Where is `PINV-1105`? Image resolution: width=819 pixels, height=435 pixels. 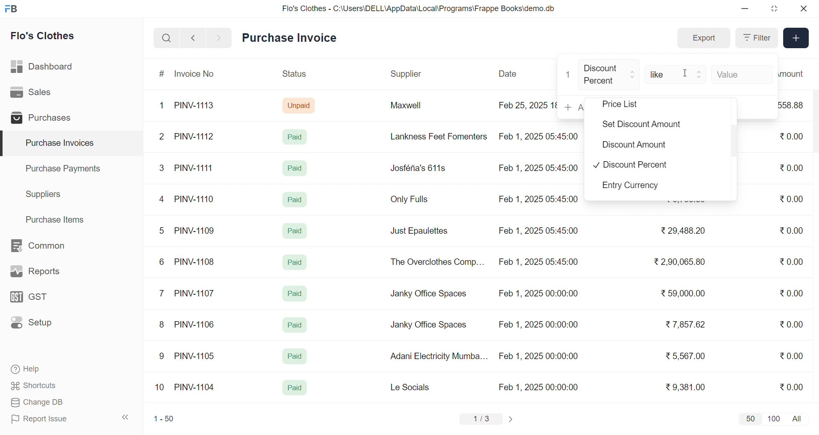 PINV-1105 is located at coordinates (196, 356).